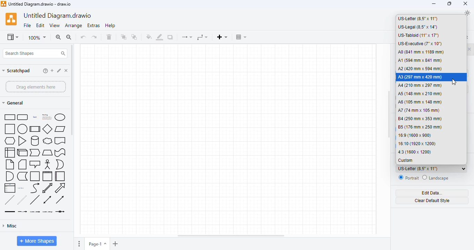 This screenshot has height=250, width=474. Describe the element at coordinates (420, 127) in the screenshot. I see `B5` at that location.